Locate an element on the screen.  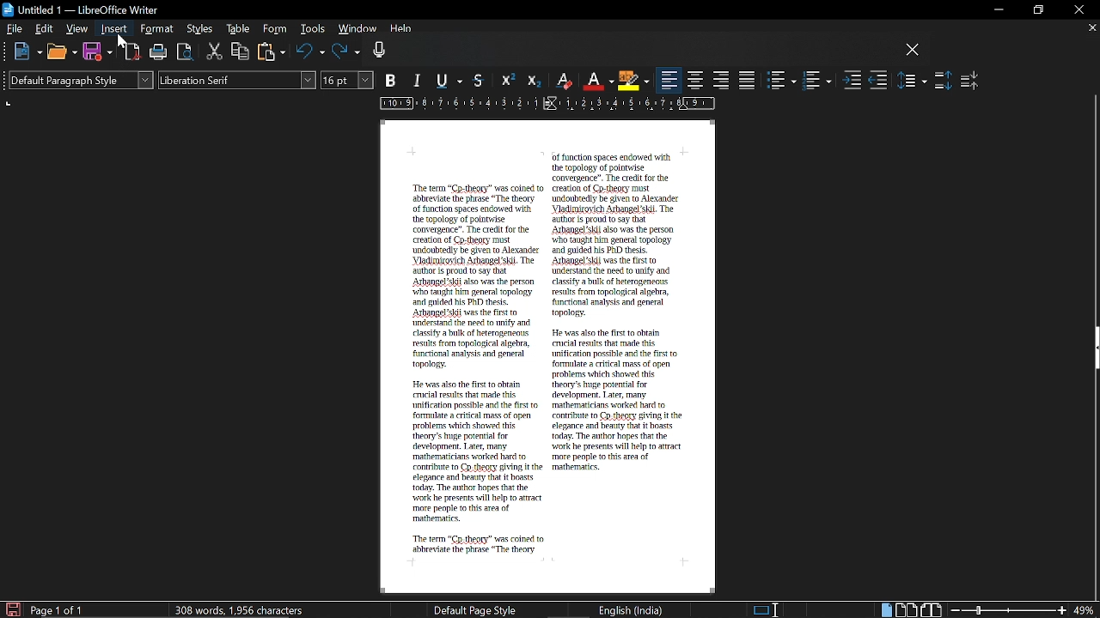
Paragraph style is located at coordinates (78, 80).